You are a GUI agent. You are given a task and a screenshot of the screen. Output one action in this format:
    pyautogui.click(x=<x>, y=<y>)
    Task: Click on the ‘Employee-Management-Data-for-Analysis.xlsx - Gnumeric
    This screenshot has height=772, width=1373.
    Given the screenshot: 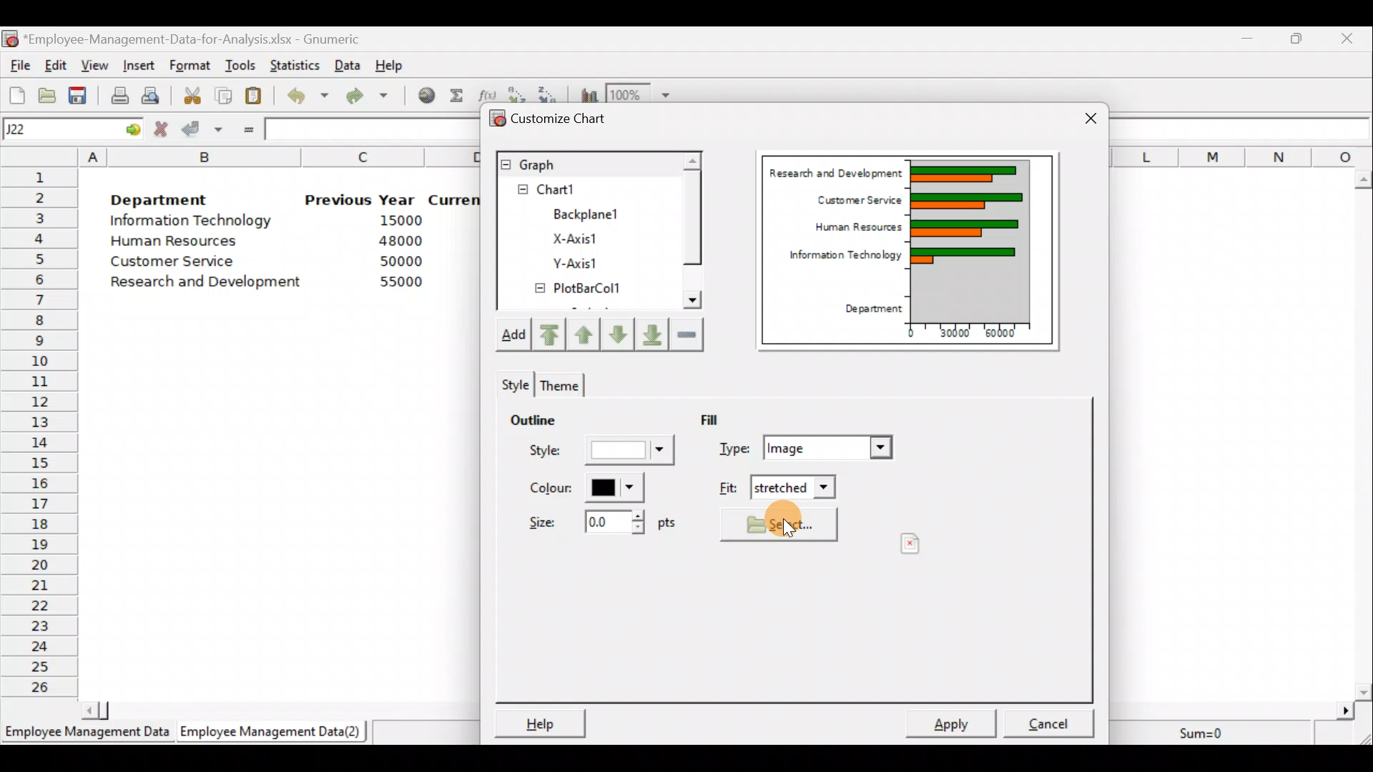 What is the action you would take?
    pyautogui.click(x=207, y=39)
    